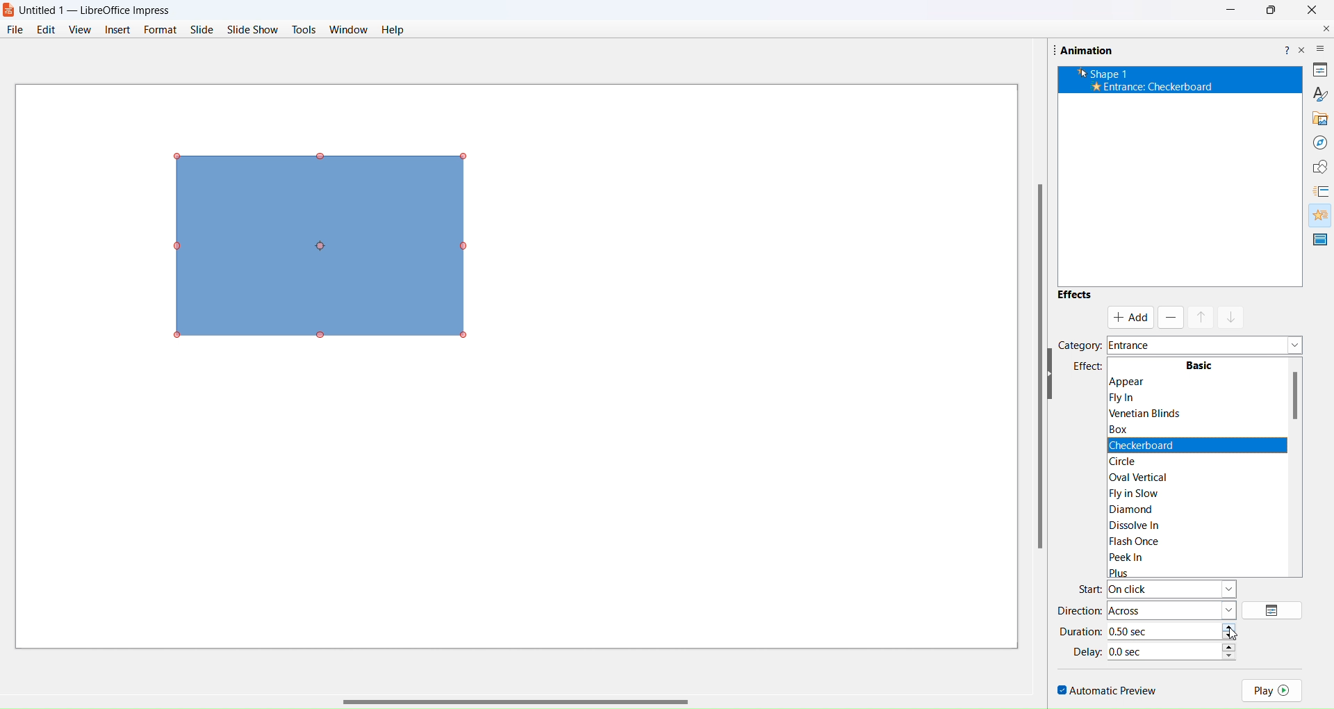 The height and width of the screenshot is (709, 1334). I want to click on hide, so click(1053, 376).